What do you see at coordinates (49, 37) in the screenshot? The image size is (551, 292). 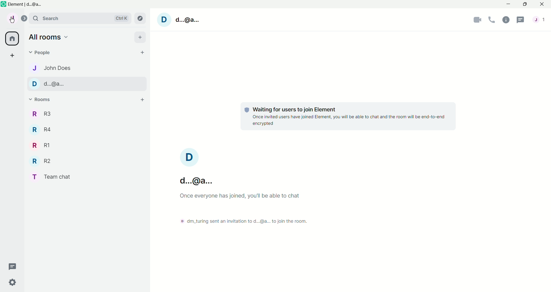 I see `All rooms` at bounding box center [49, 37].